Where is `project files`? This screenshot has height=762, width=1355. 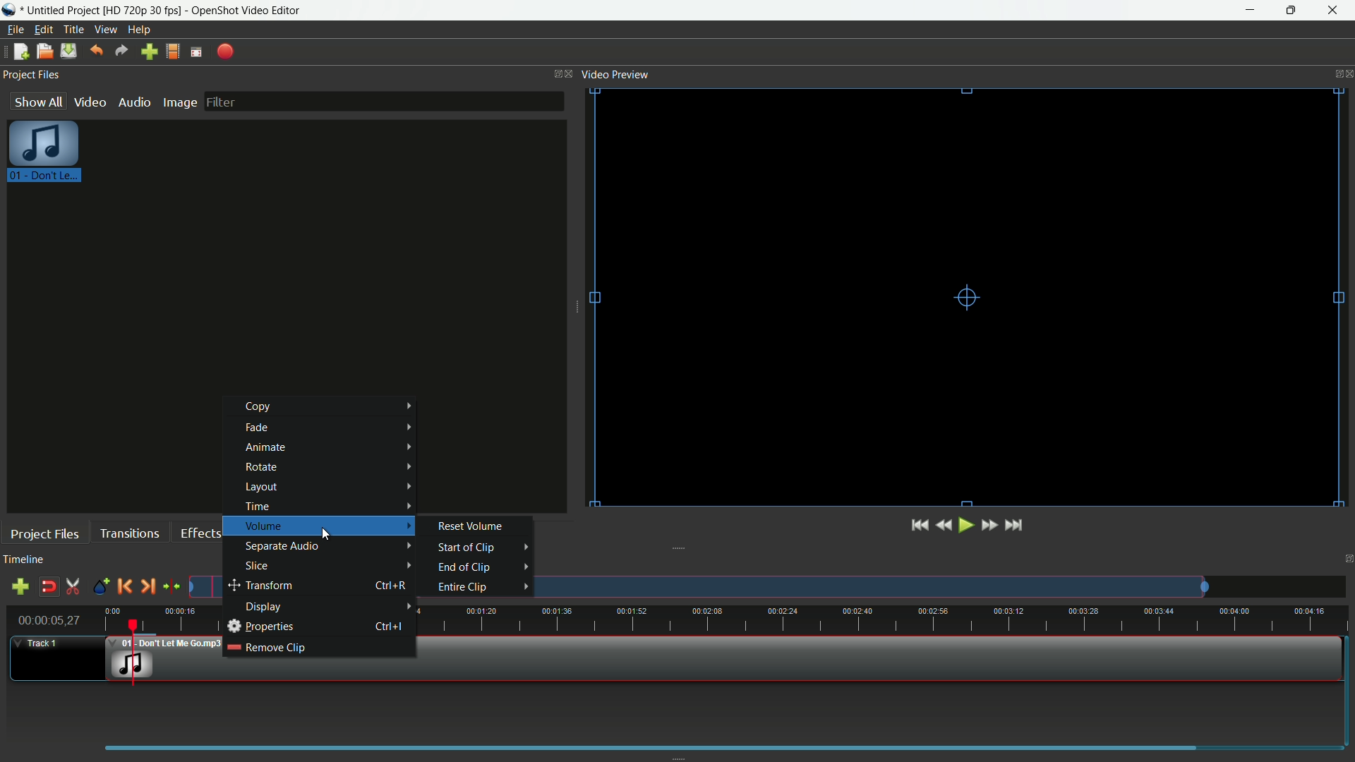 project files is located at coordinates (32, 75).